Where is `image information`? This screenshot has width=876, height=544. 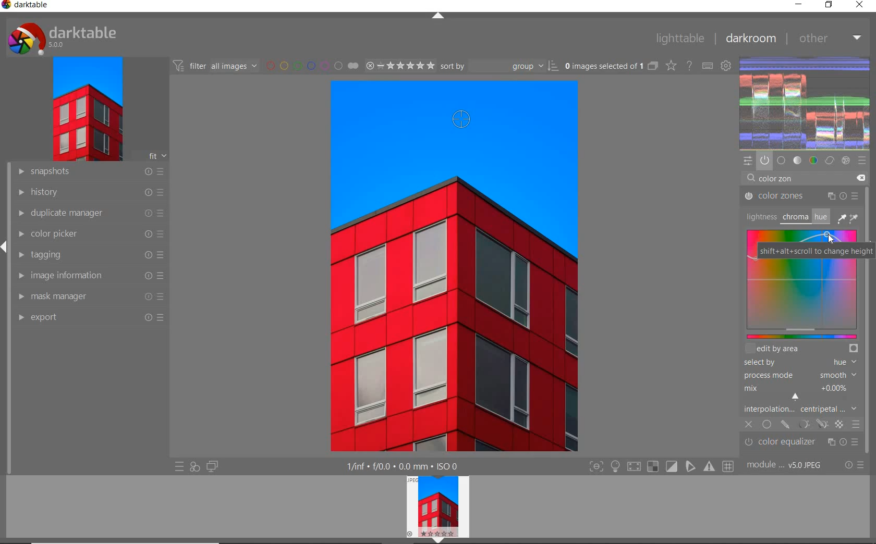
image information is located at coordinates (89, 276).